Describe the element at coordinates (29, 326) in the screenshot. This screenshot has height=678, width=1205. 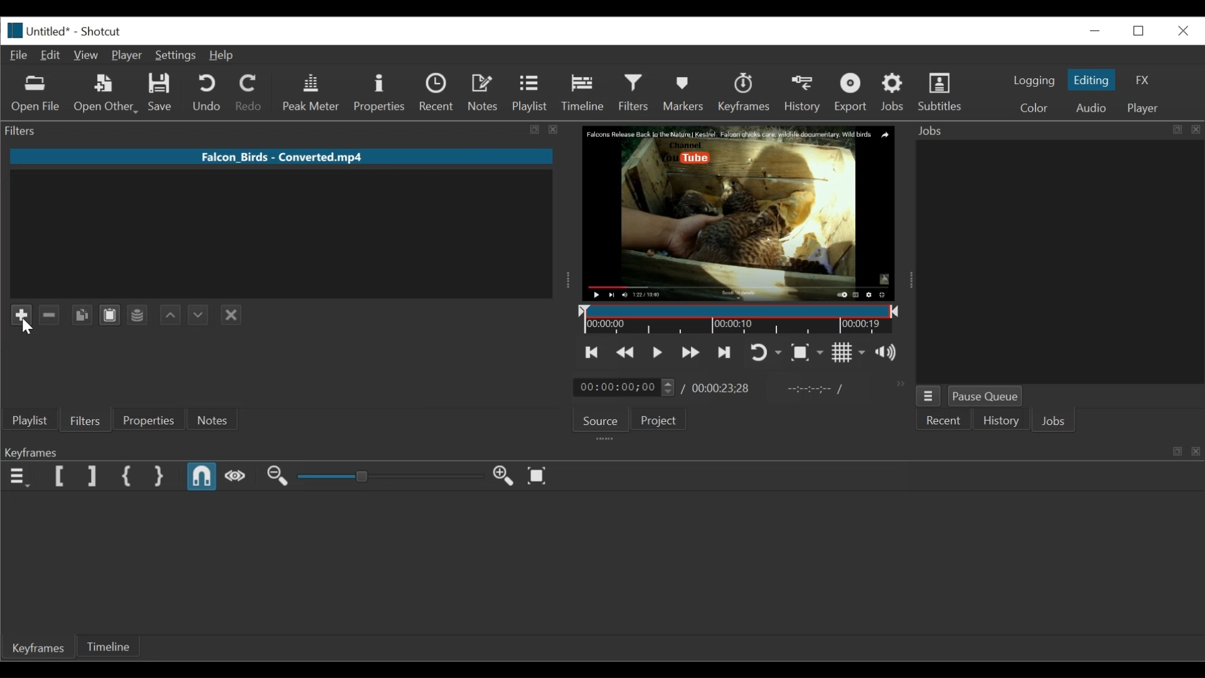
I see `Cursor` at that location.